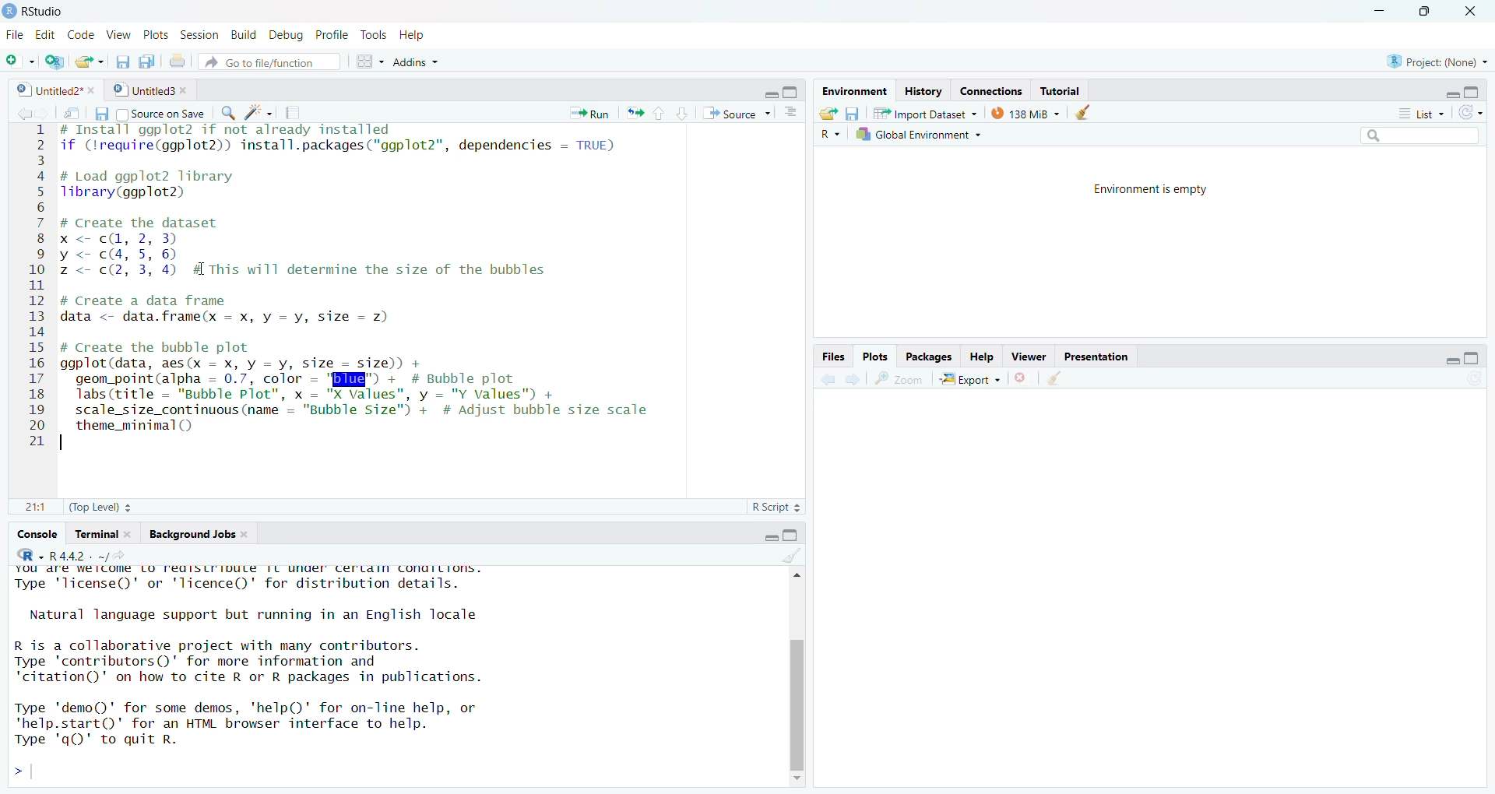  I want to click on Files, so click(832, 355).